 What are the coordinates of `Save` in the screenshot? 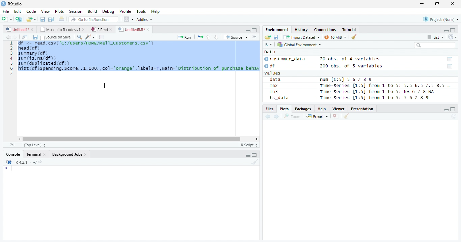 It's located at (35, 37).